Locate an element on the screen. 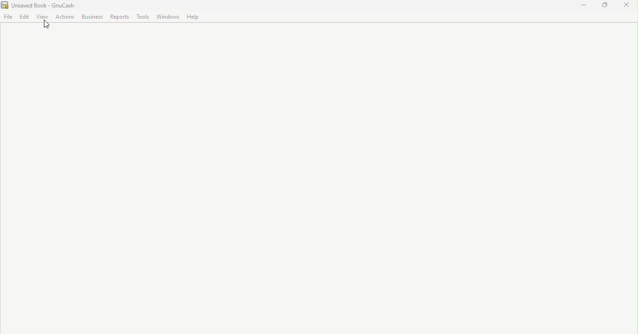  Cursor is located at coordinates (47, 27).